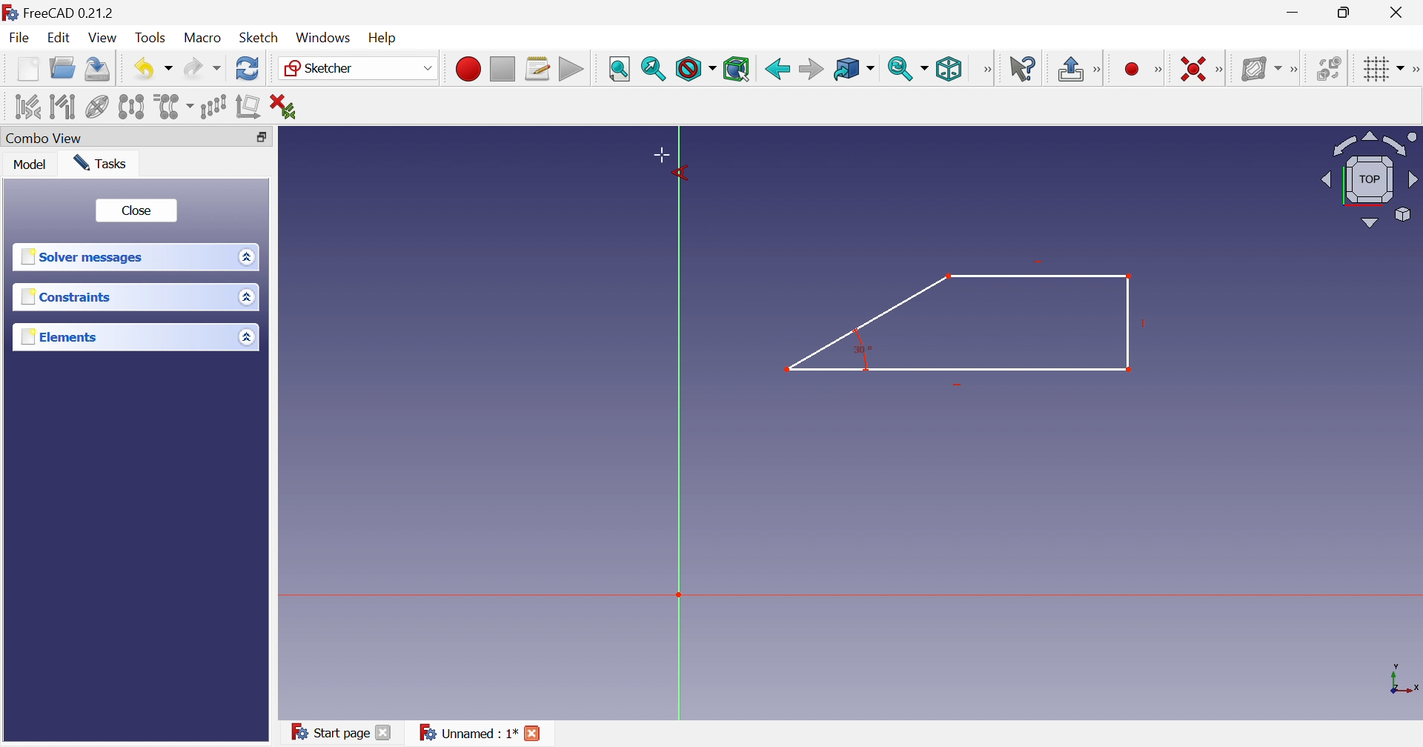  I want to click on Sketcher, so click(323, 69).